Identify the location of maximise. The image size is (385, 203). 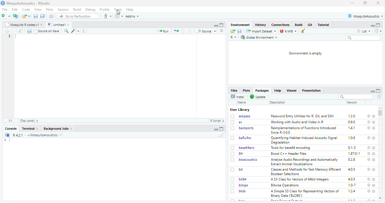
(365, 3).